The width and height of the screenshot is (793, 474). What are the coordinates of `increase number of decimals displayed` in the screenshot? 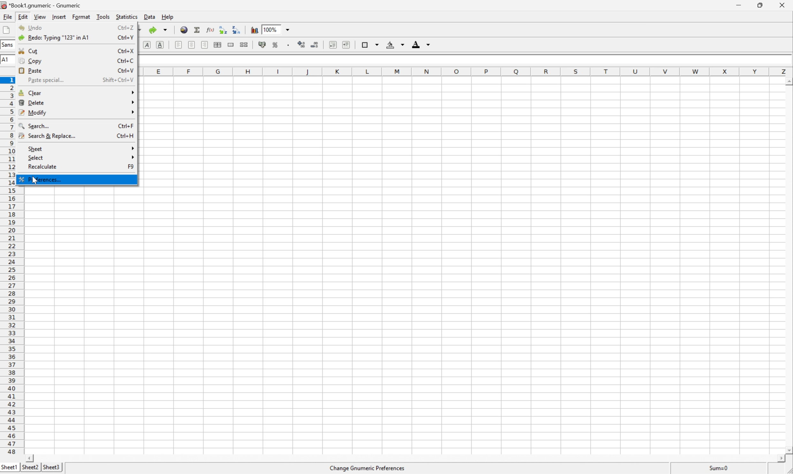 It's located at (302, 44).